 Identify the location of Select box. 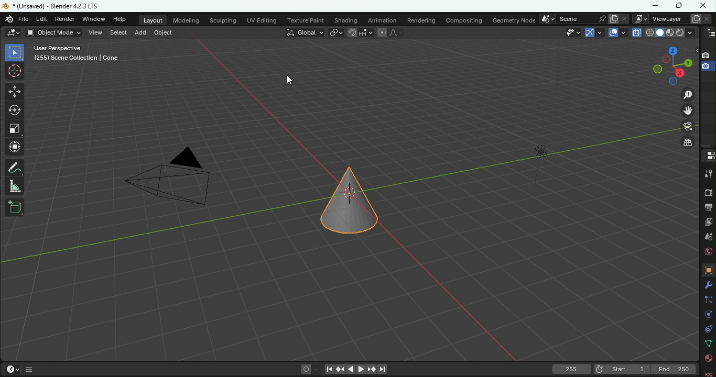
(15, 52).